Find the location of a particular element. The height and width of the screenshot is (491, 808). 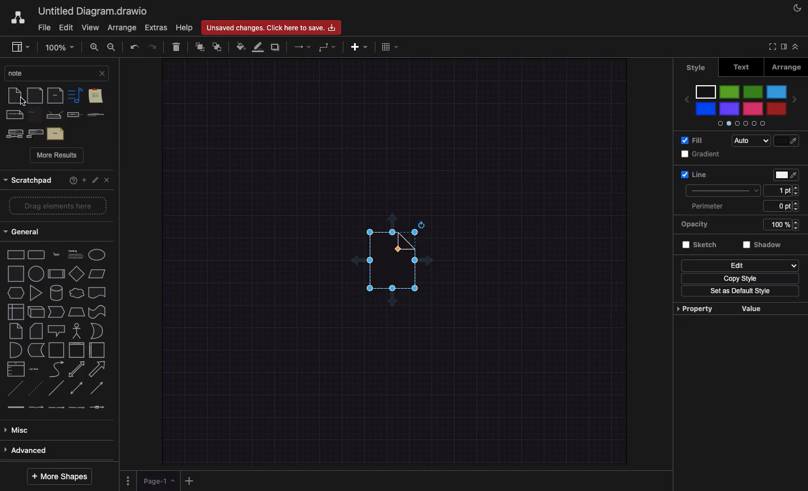

rotate  is located at coordinates (421, 224).